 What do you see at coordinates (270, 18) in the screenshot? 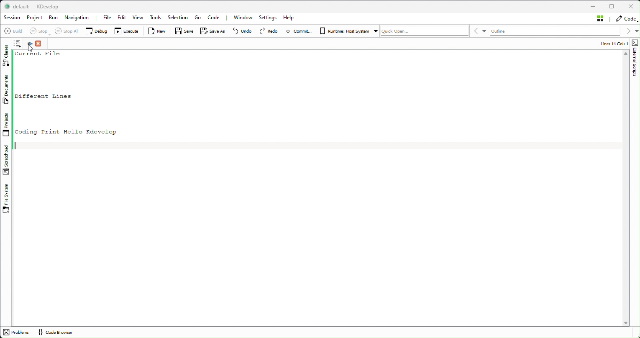
I see `Settings` at bounding box center [270, 18].